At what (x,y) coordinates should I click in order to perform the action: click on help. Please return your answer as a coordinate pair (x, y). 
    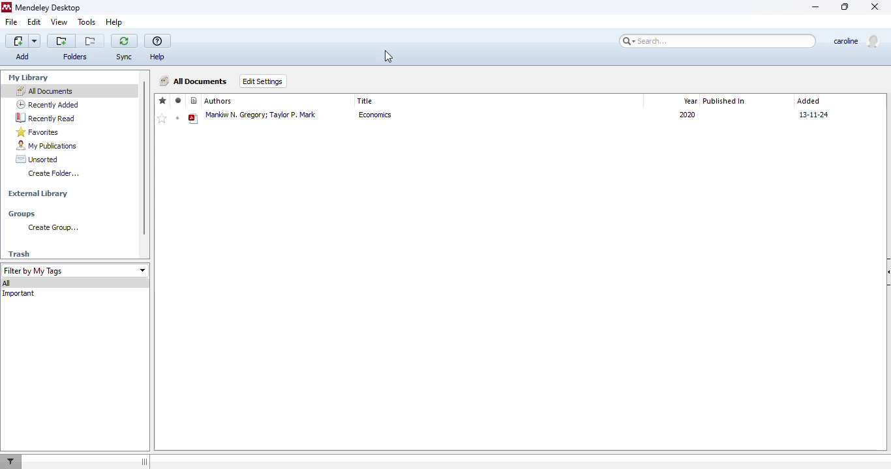
    Looking at the image, I should click on (157, 57).